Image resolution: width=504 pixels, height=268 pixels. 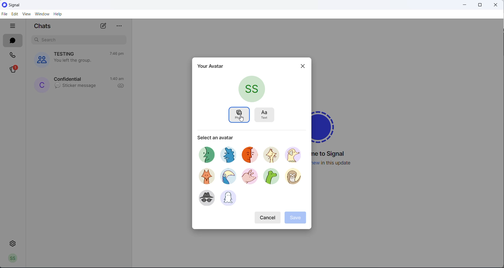 What do you see at coordinates (268, 217) in the screenshot?
I see `cancel` at bounding box center [268, 217].